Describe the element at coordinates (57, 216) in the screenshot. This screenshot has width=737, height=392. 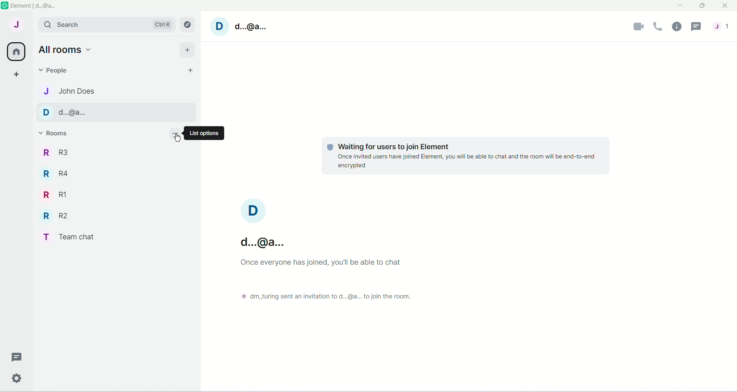
I see `Room Name-r2` at that location.